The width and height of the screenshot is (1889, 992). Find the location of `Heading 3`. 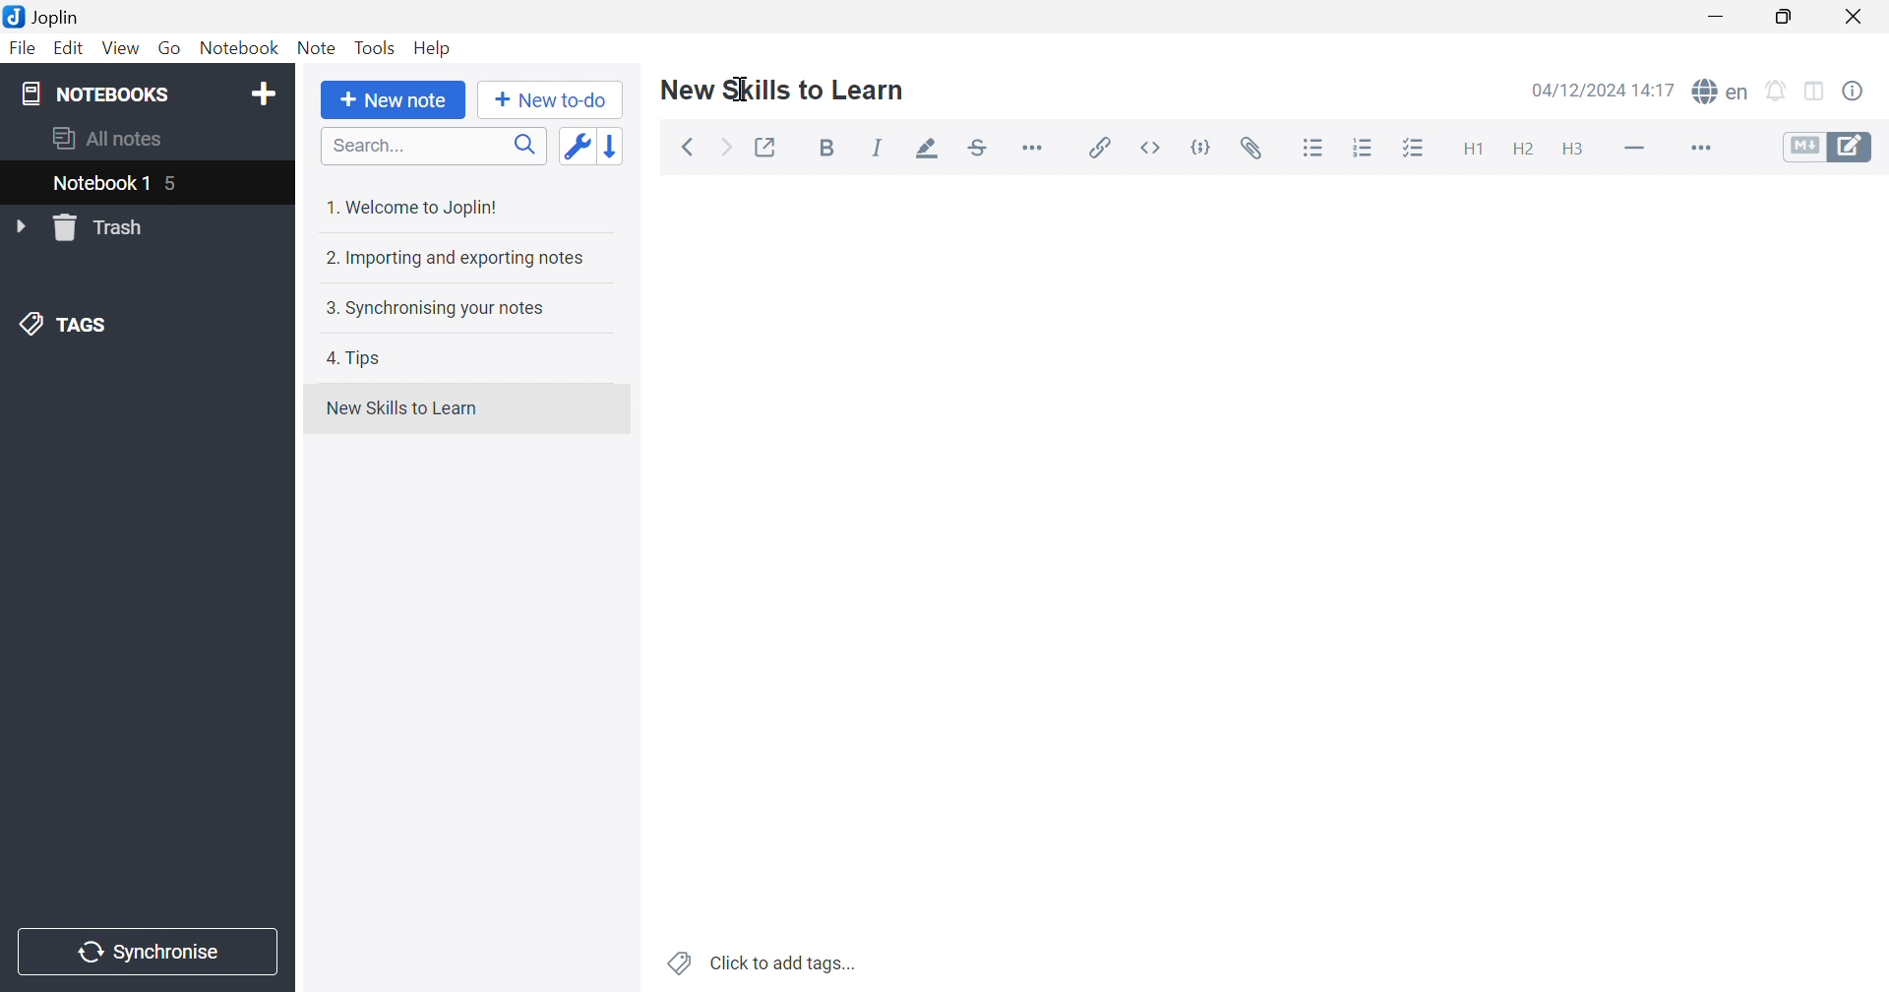

Heading 3 is located at coordinates (1571, 151).